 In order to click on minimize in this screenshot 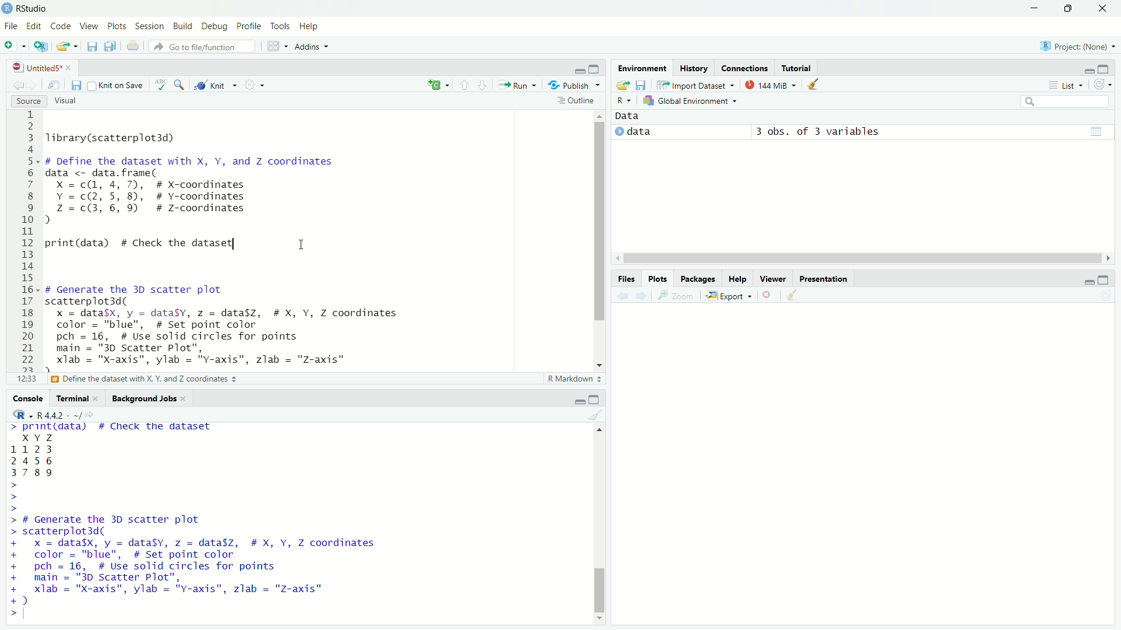, I will do `click(1082, 69)`.